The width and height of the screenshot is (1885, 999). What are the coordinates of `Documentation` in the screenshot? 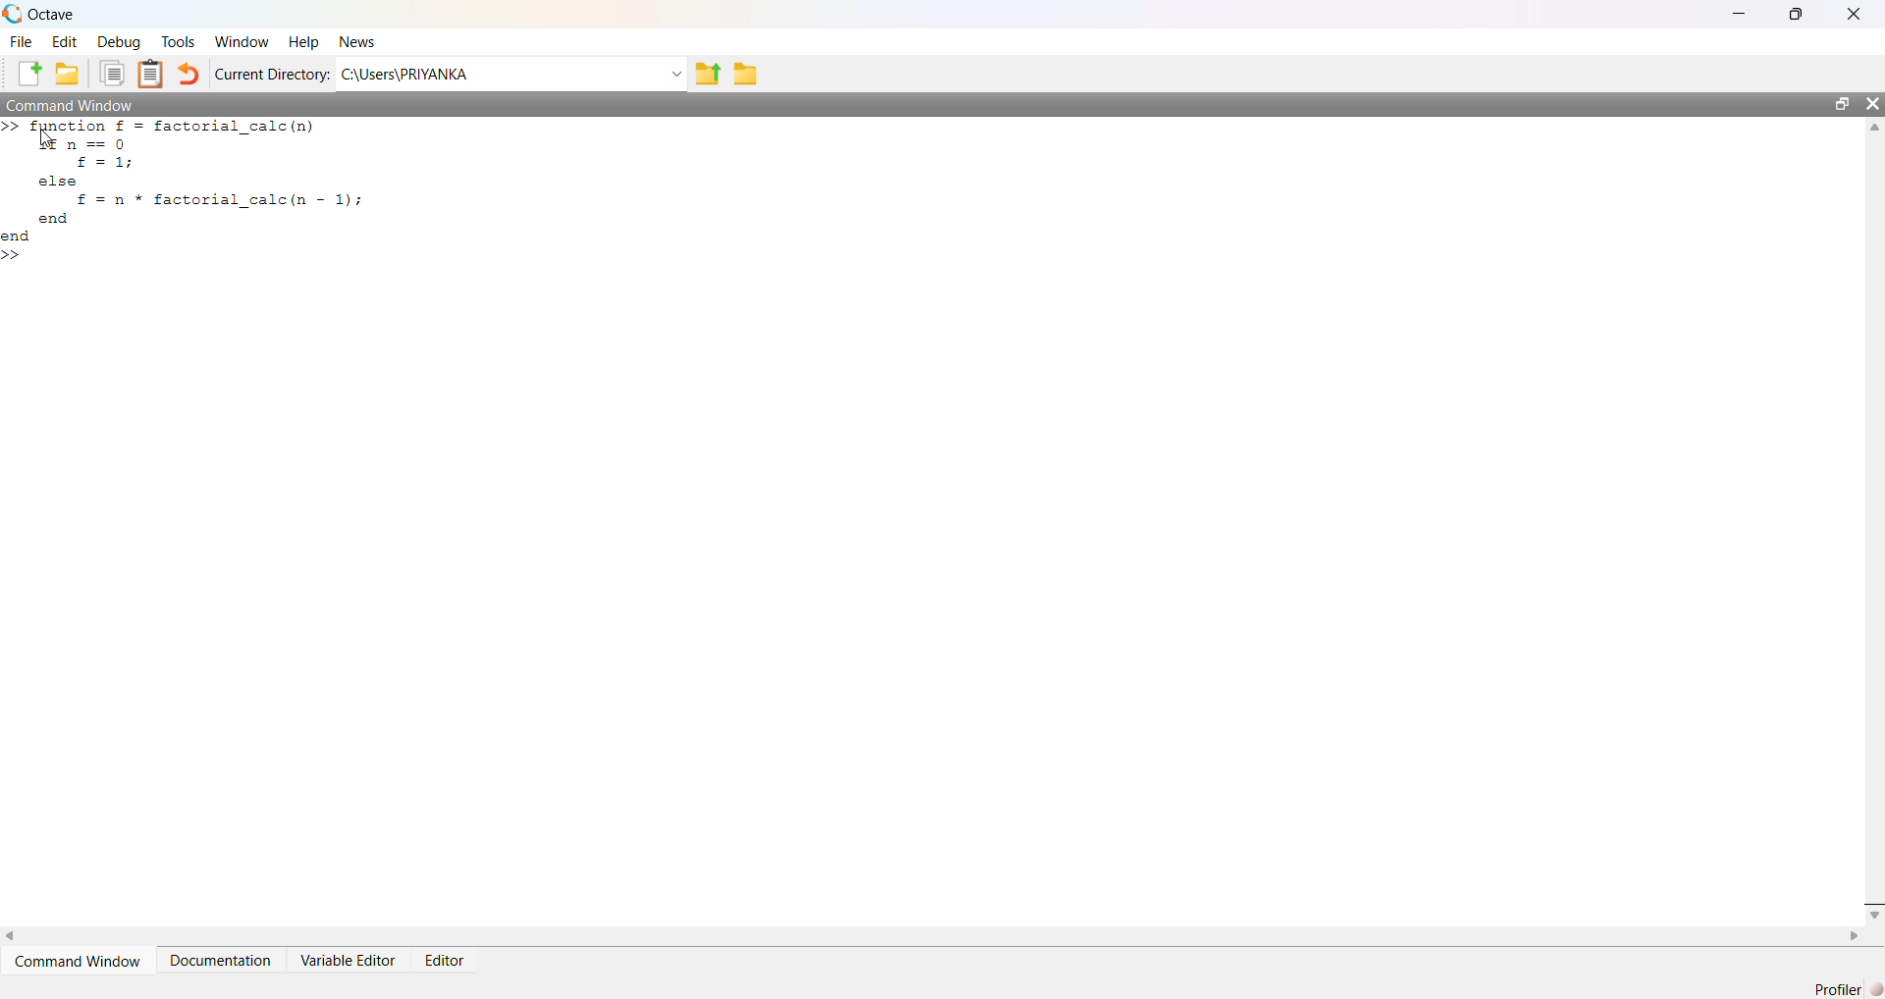 It's located at (222, 961).